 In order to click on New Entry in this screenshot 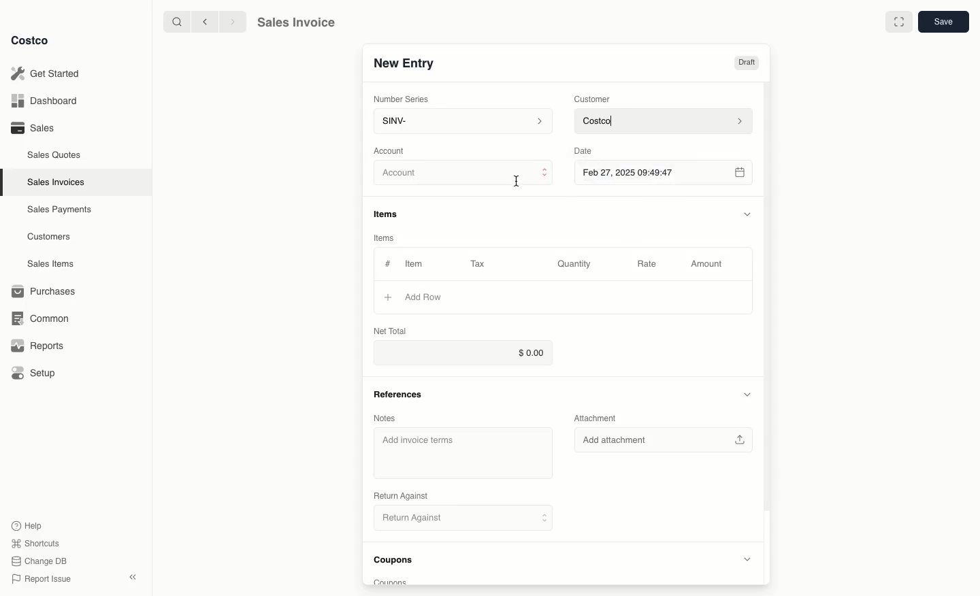, I will do `click(404, 63)`.